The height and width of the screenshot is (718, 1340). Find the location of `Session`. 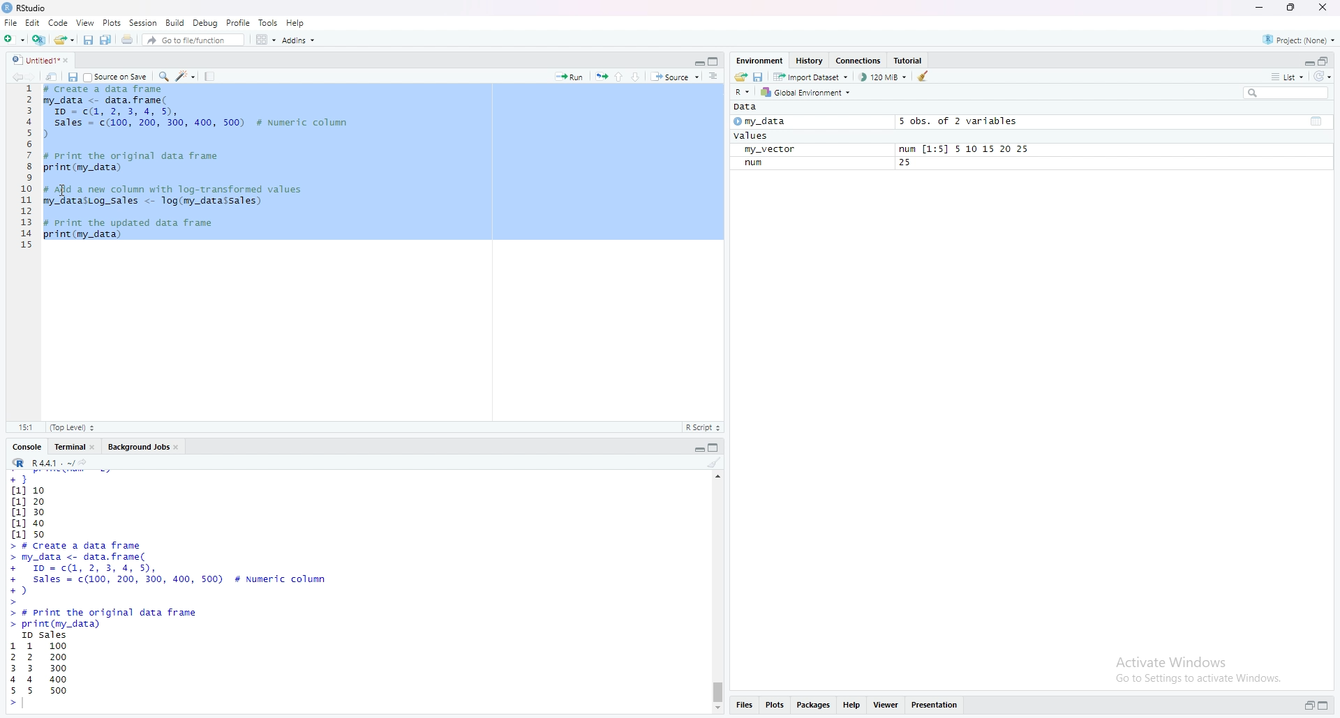

Session is located at coordinates (141, 22).